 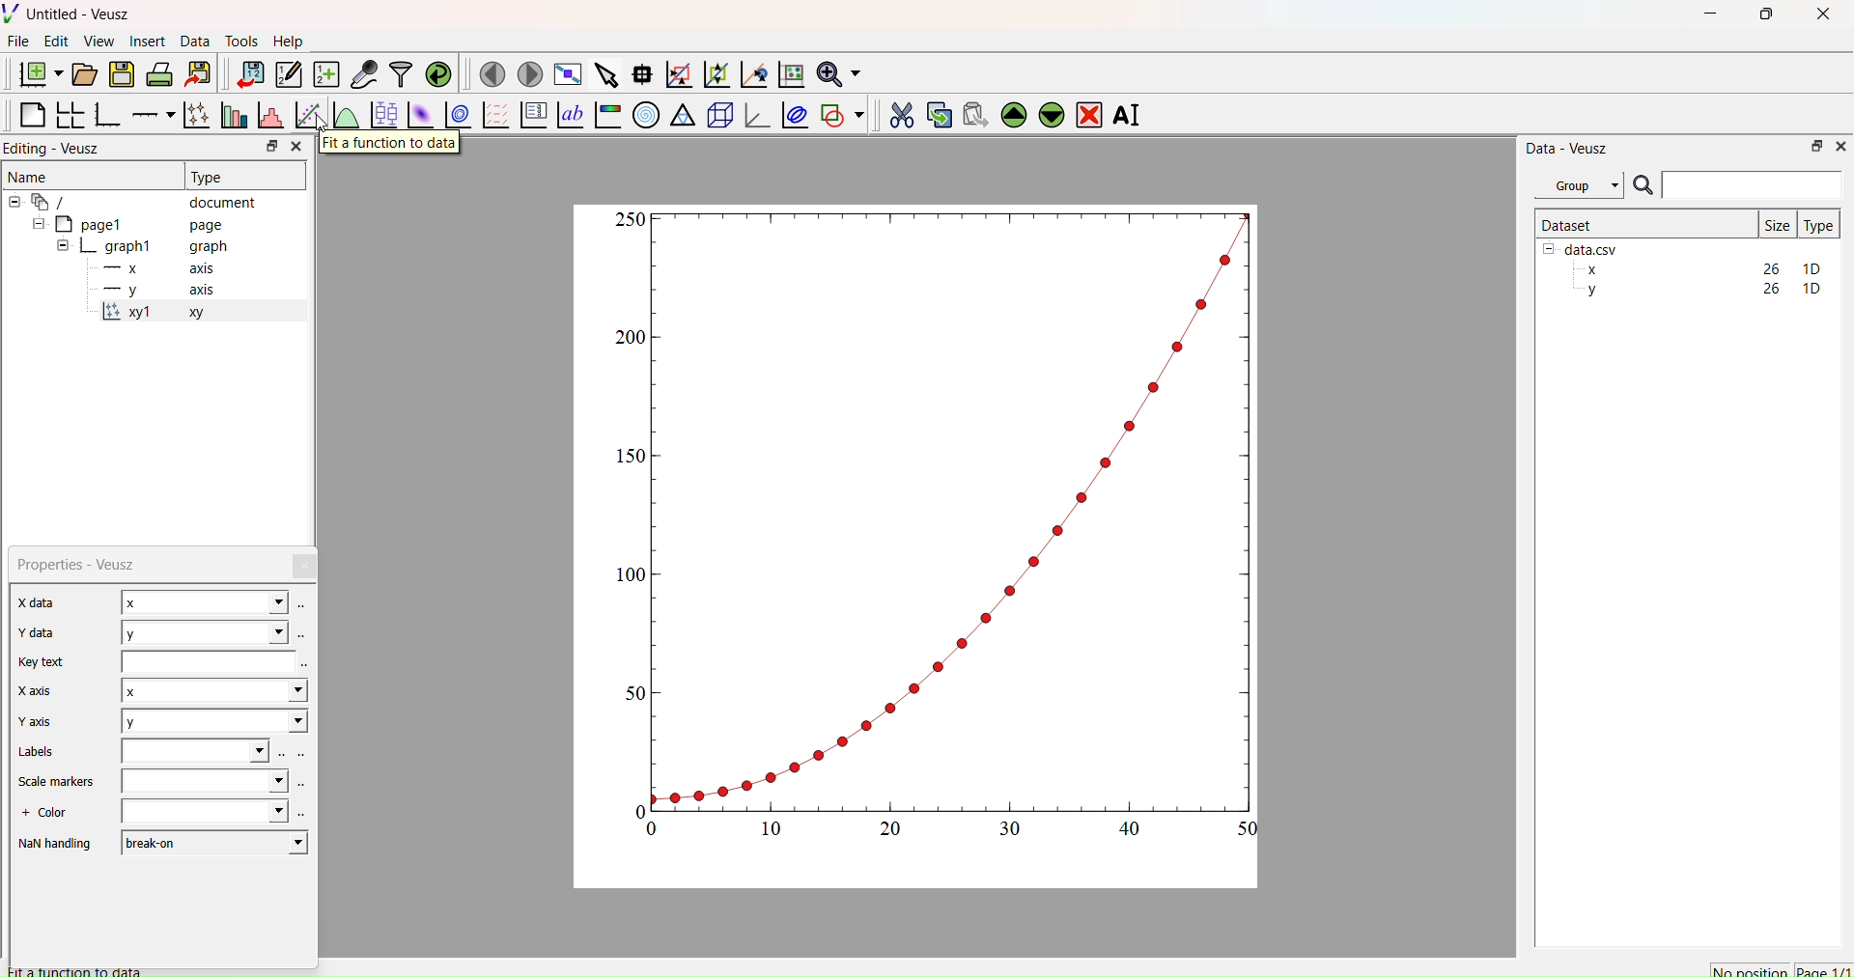 What do you see at coordinates (286, 41) in the screenshot?
I see `Help` at bounding box center [286, 41].